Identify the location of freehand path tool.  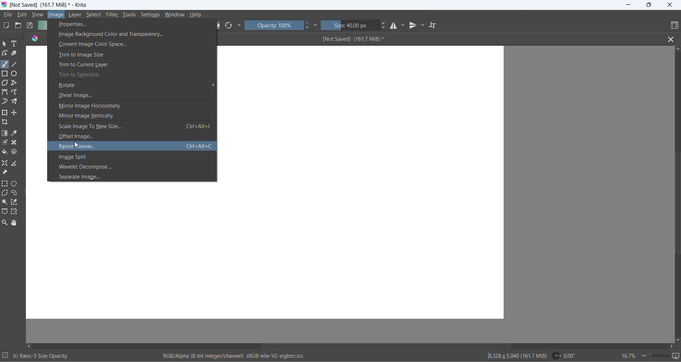
(16, 92).